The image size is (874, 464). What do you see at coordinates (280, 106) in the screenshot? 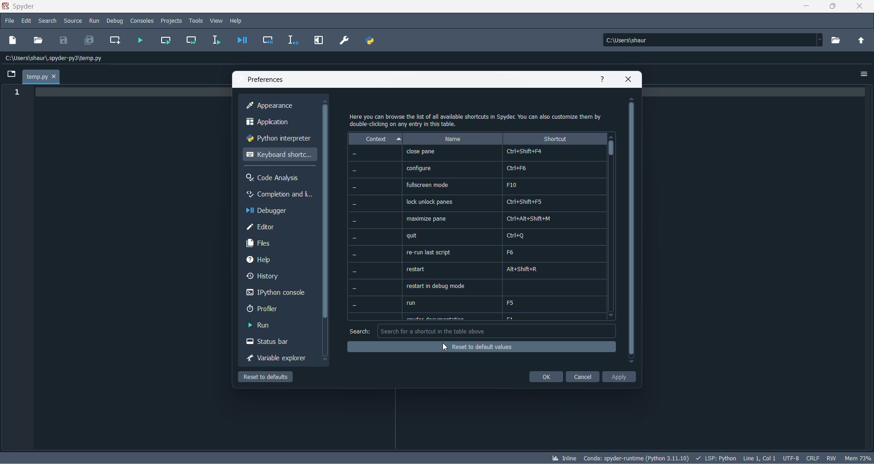
I see `appearance` at bounding box center [280, 106].